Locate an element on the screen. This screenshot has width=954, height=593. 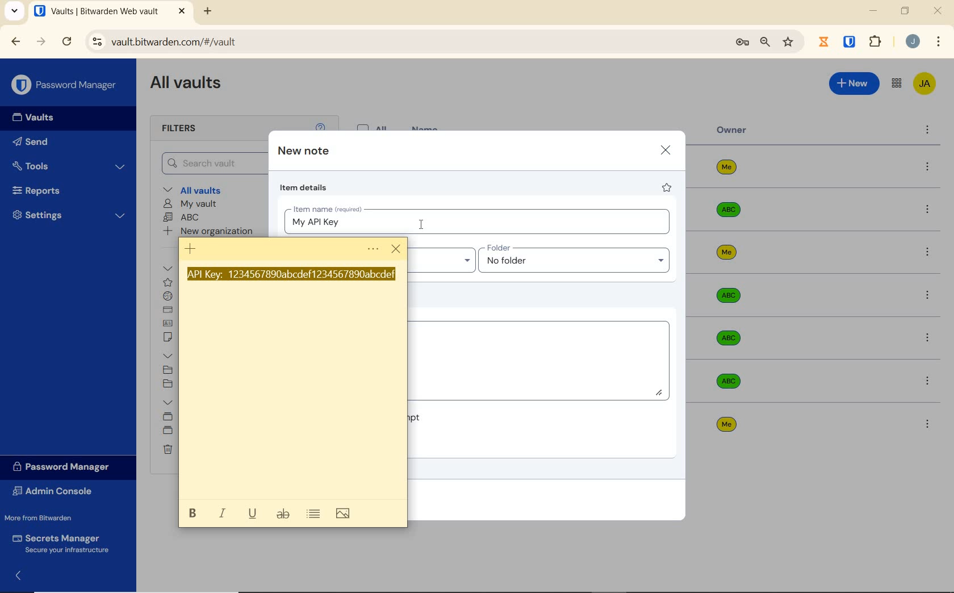
more options is located at coordinates (927, 210).